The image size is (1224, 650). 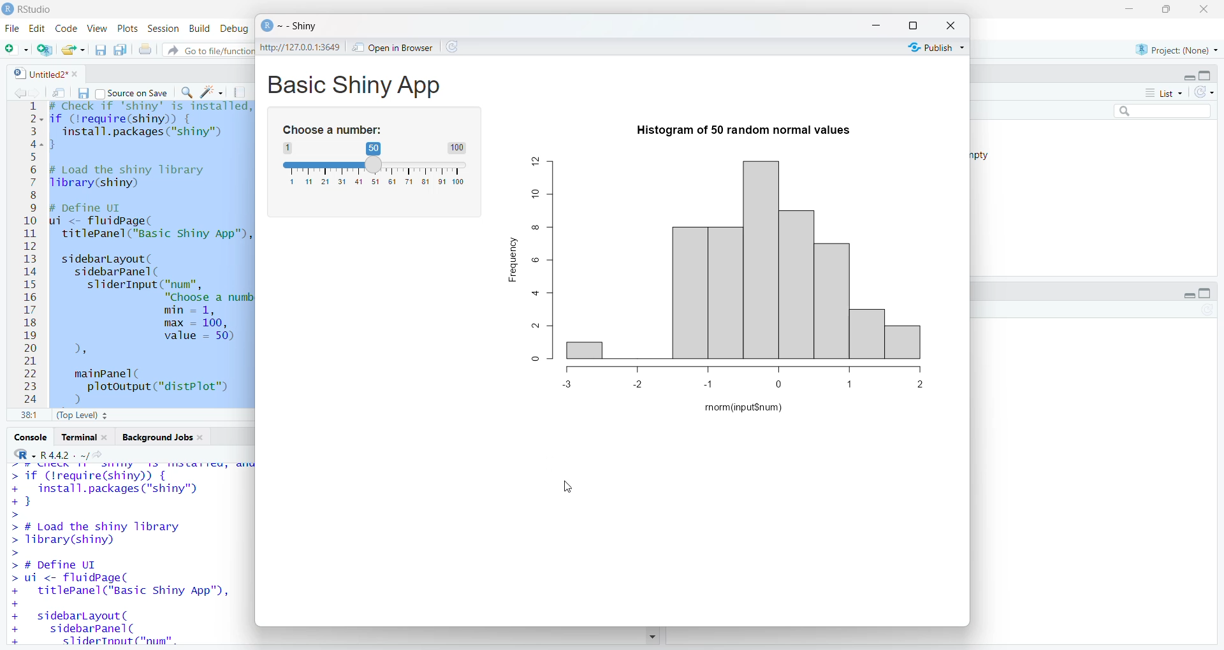 What do you see at coordinates (146, 387) in the screenshot?
I see `mainPanel(]
plotoutput ("distPlot")
)
)
)` at bounding box center [146, 387].